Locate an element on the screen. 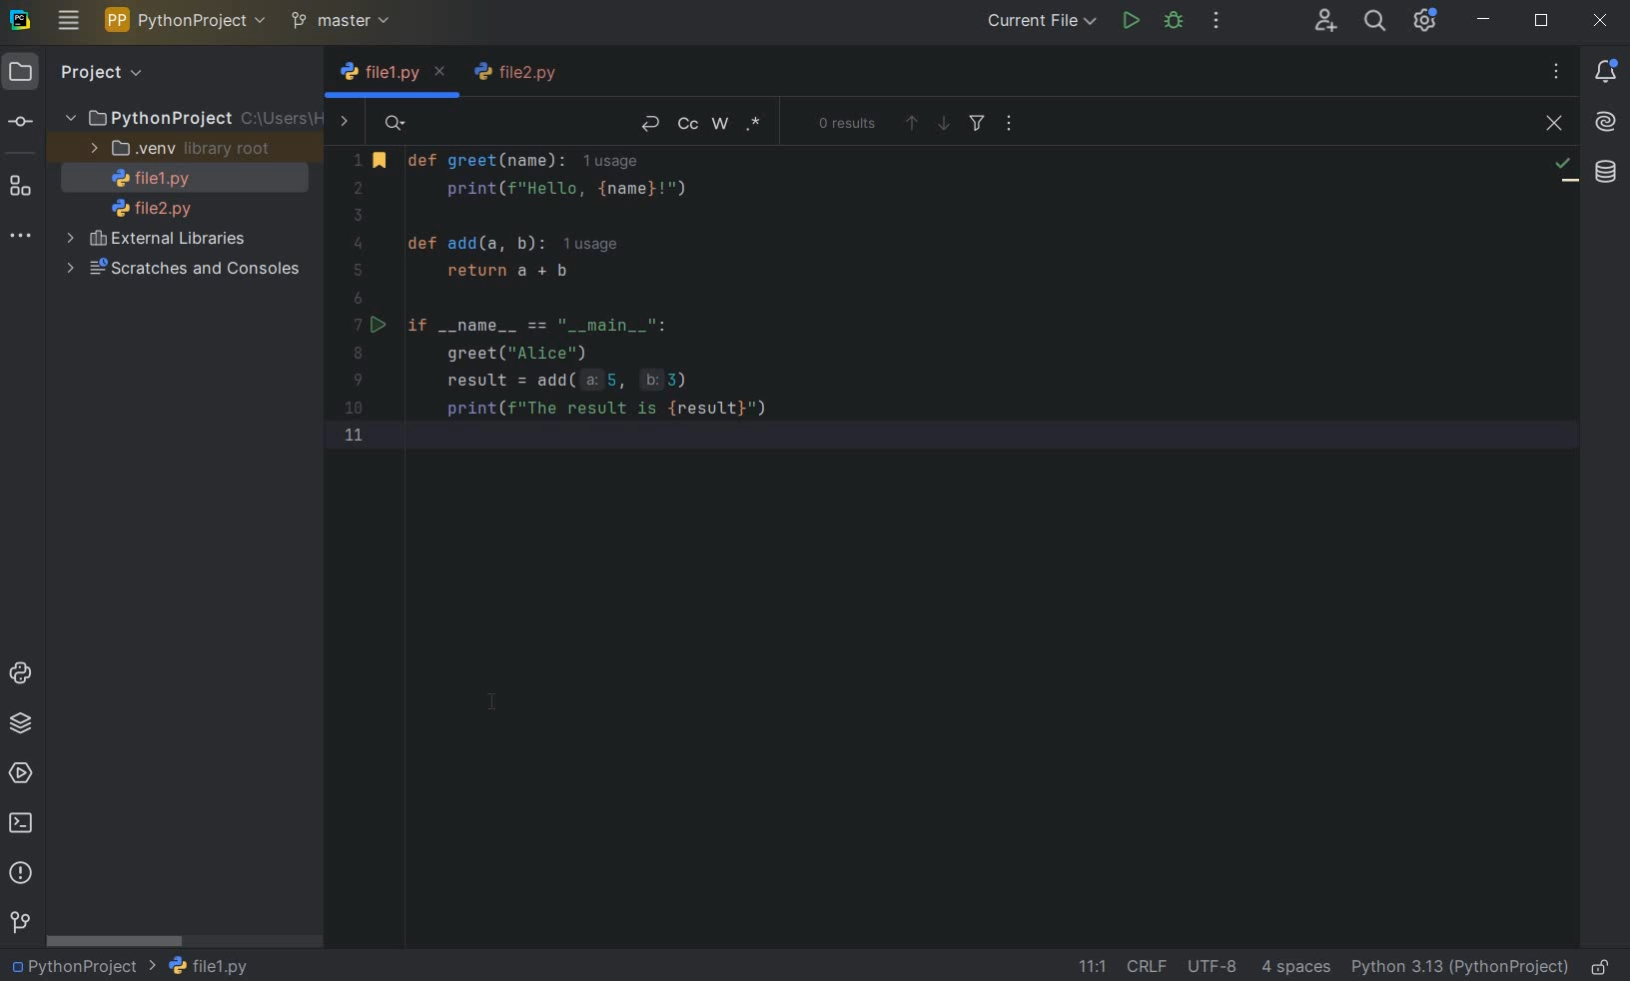 Image resolution: width=1630 pixels, height=981 pixels. Code to greet user by name is located at coordinates (892, 298).